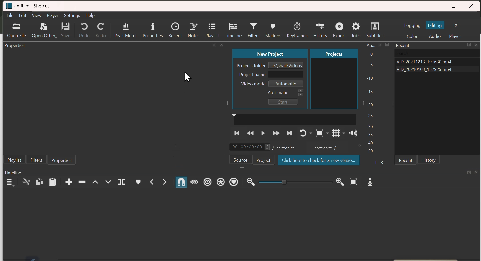 The image size is (481, 261). Describe the element at coordinates (339, 27) in the screenshot. I see `Export` at that location.